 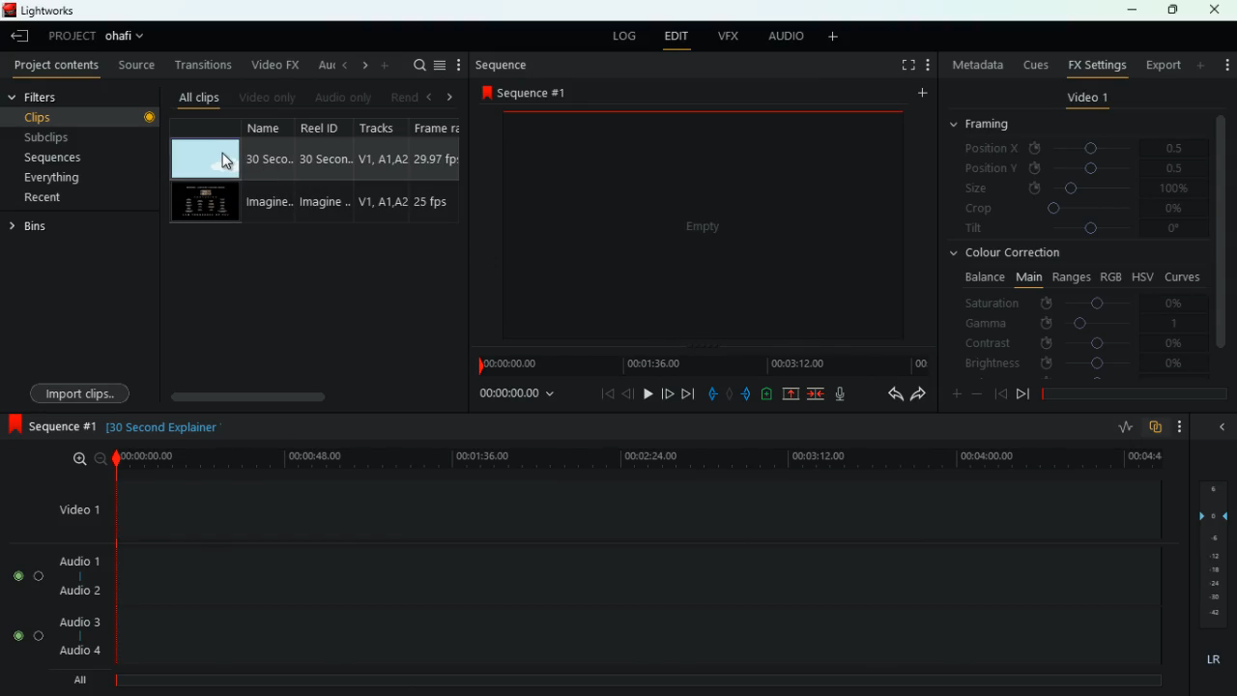 I want to click on sequences, so click(x=75, y=158).